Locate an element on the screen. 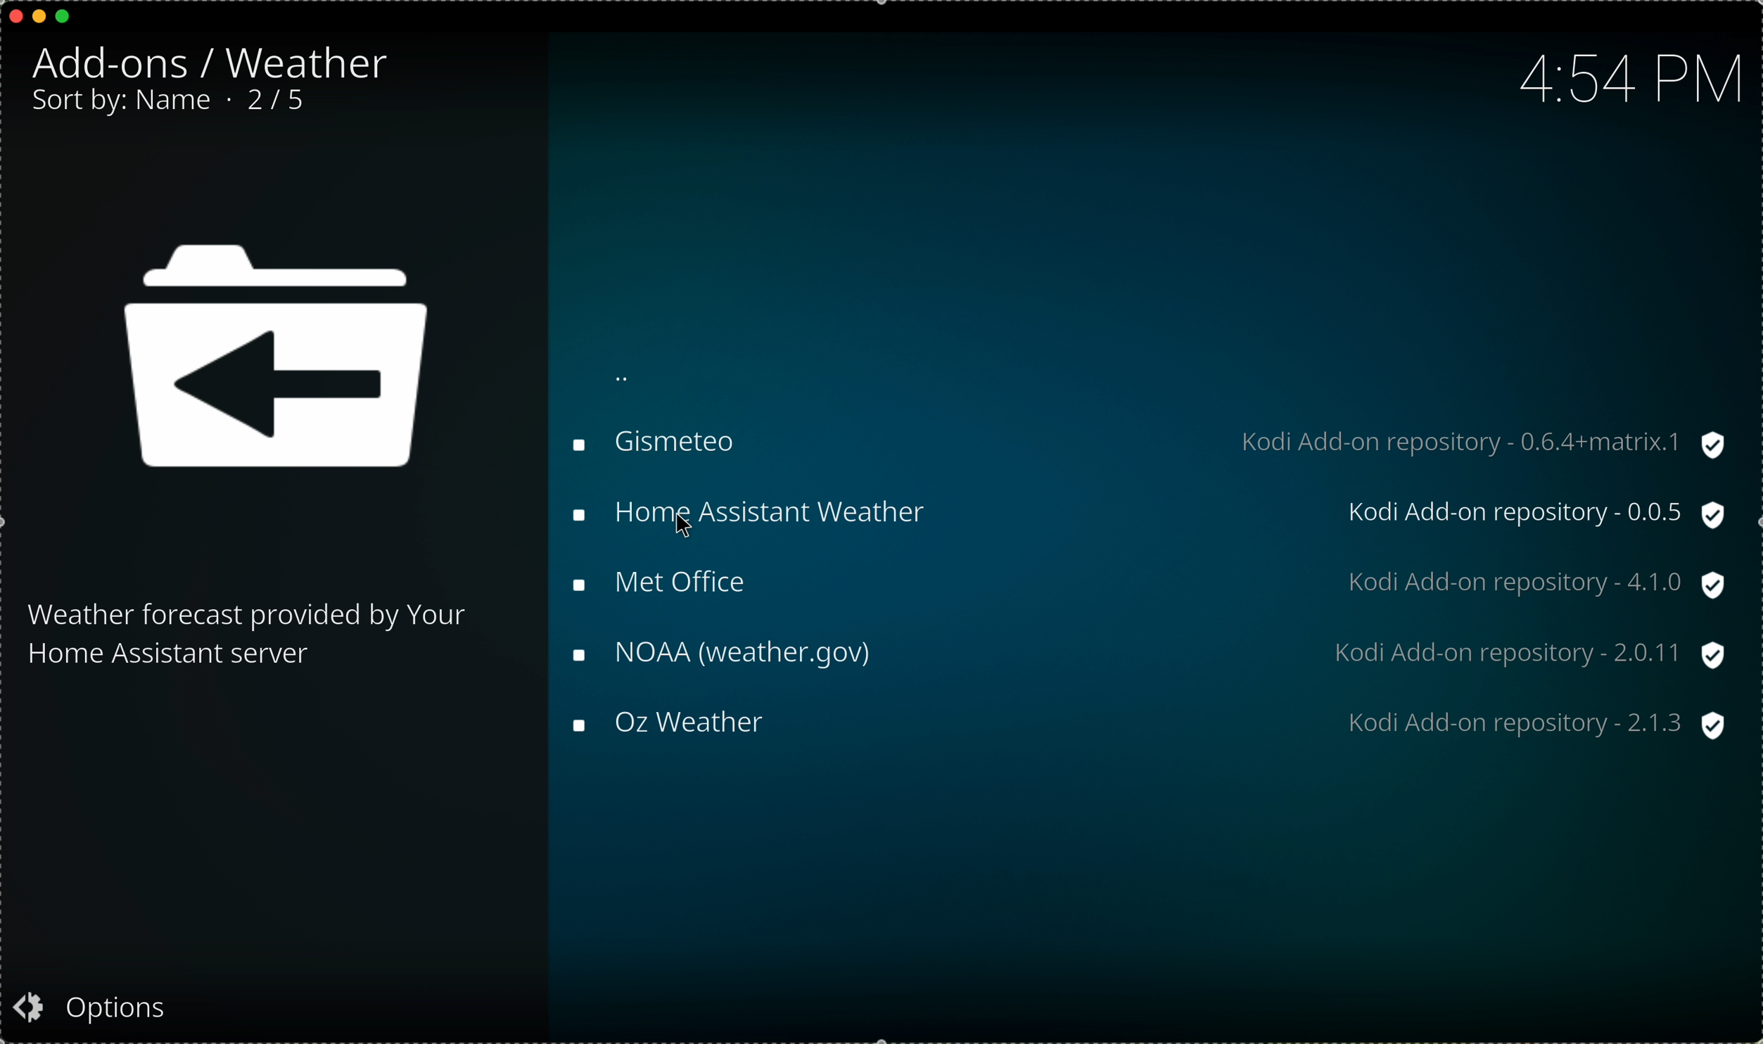 The width and height of the screenshot is (1763, 1044). back is located at coordinates (623, 377).